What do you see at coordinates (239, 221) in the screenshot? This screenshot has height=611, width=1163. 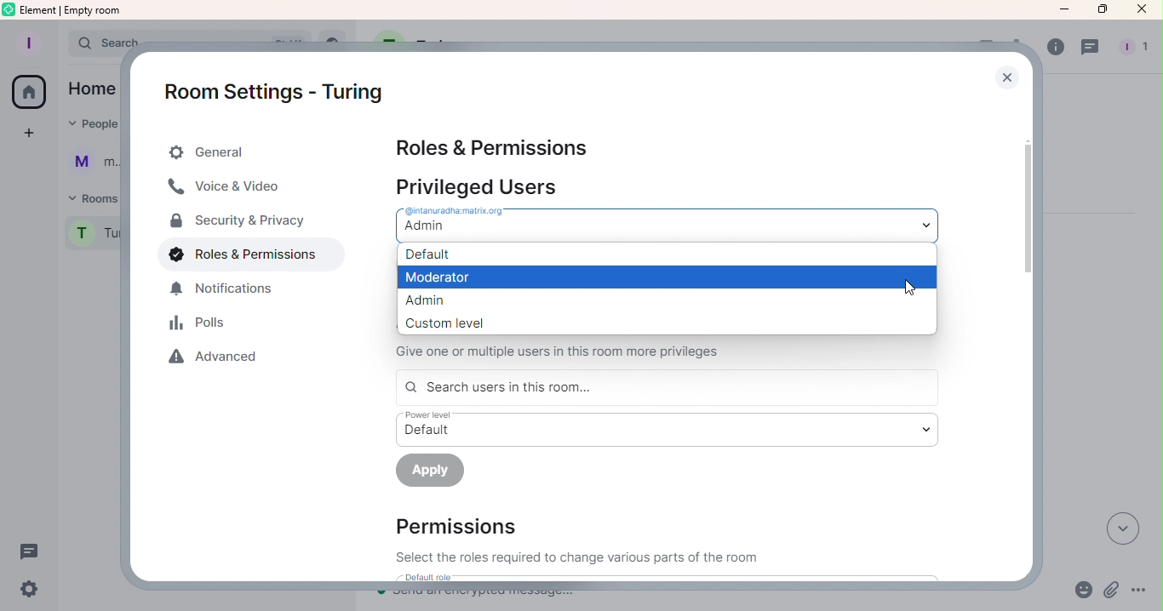 I see `Security & Privacy` at bounding box center [239, 221].